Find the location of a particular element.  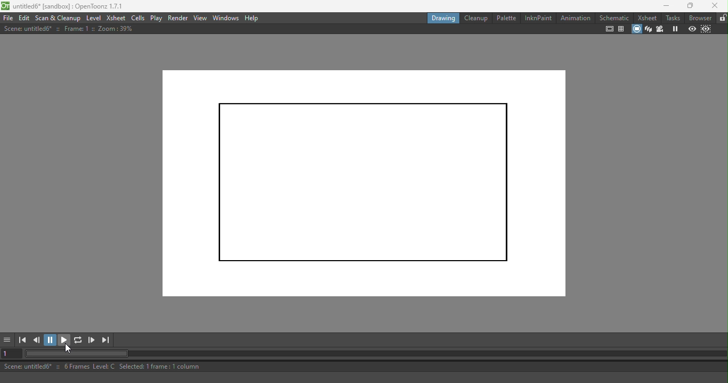

Minimize is located at coordinates (661, 6).